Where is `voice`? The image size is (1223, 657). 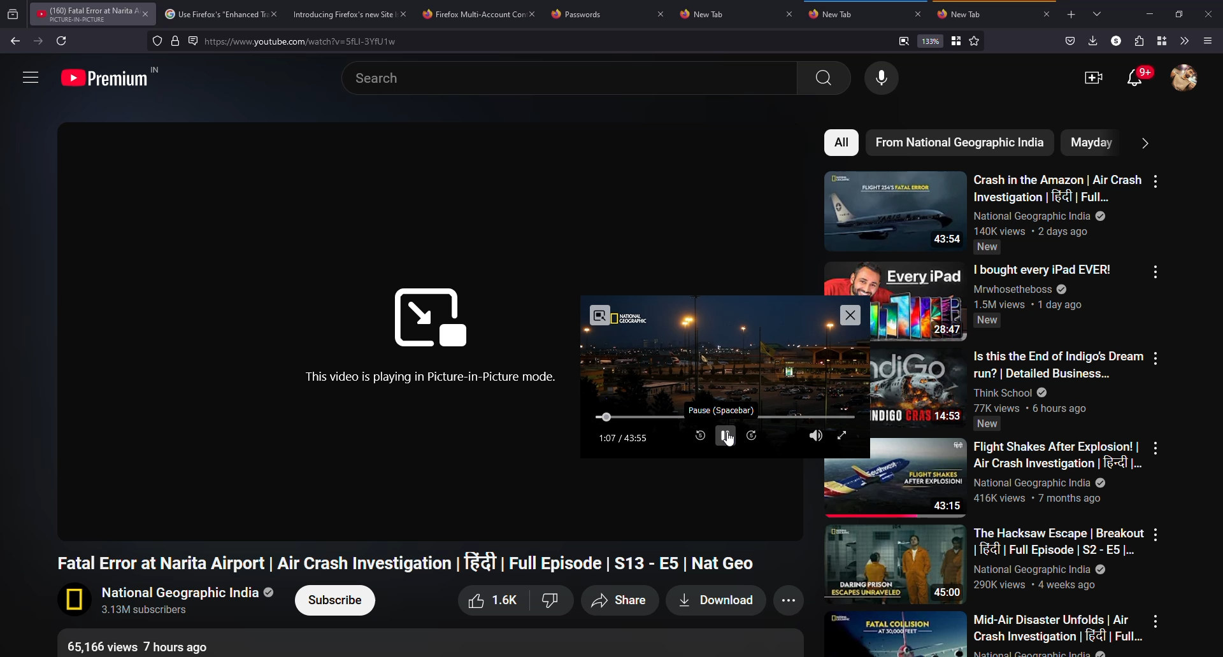 voice is located at coordinates (883, 78).